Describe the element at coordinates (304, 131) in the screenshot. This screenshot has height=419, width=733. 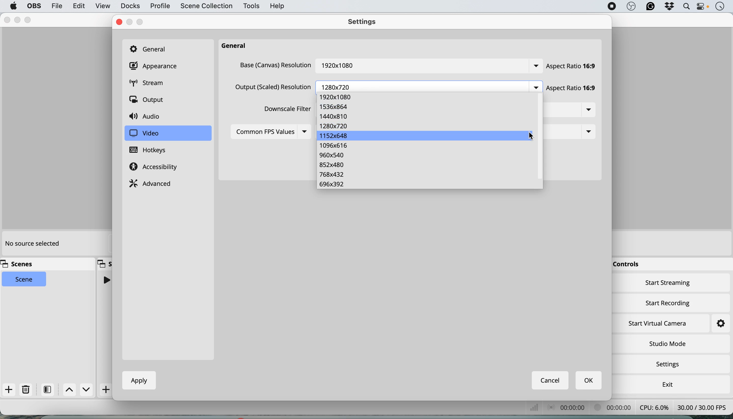
I see `list` at that location.